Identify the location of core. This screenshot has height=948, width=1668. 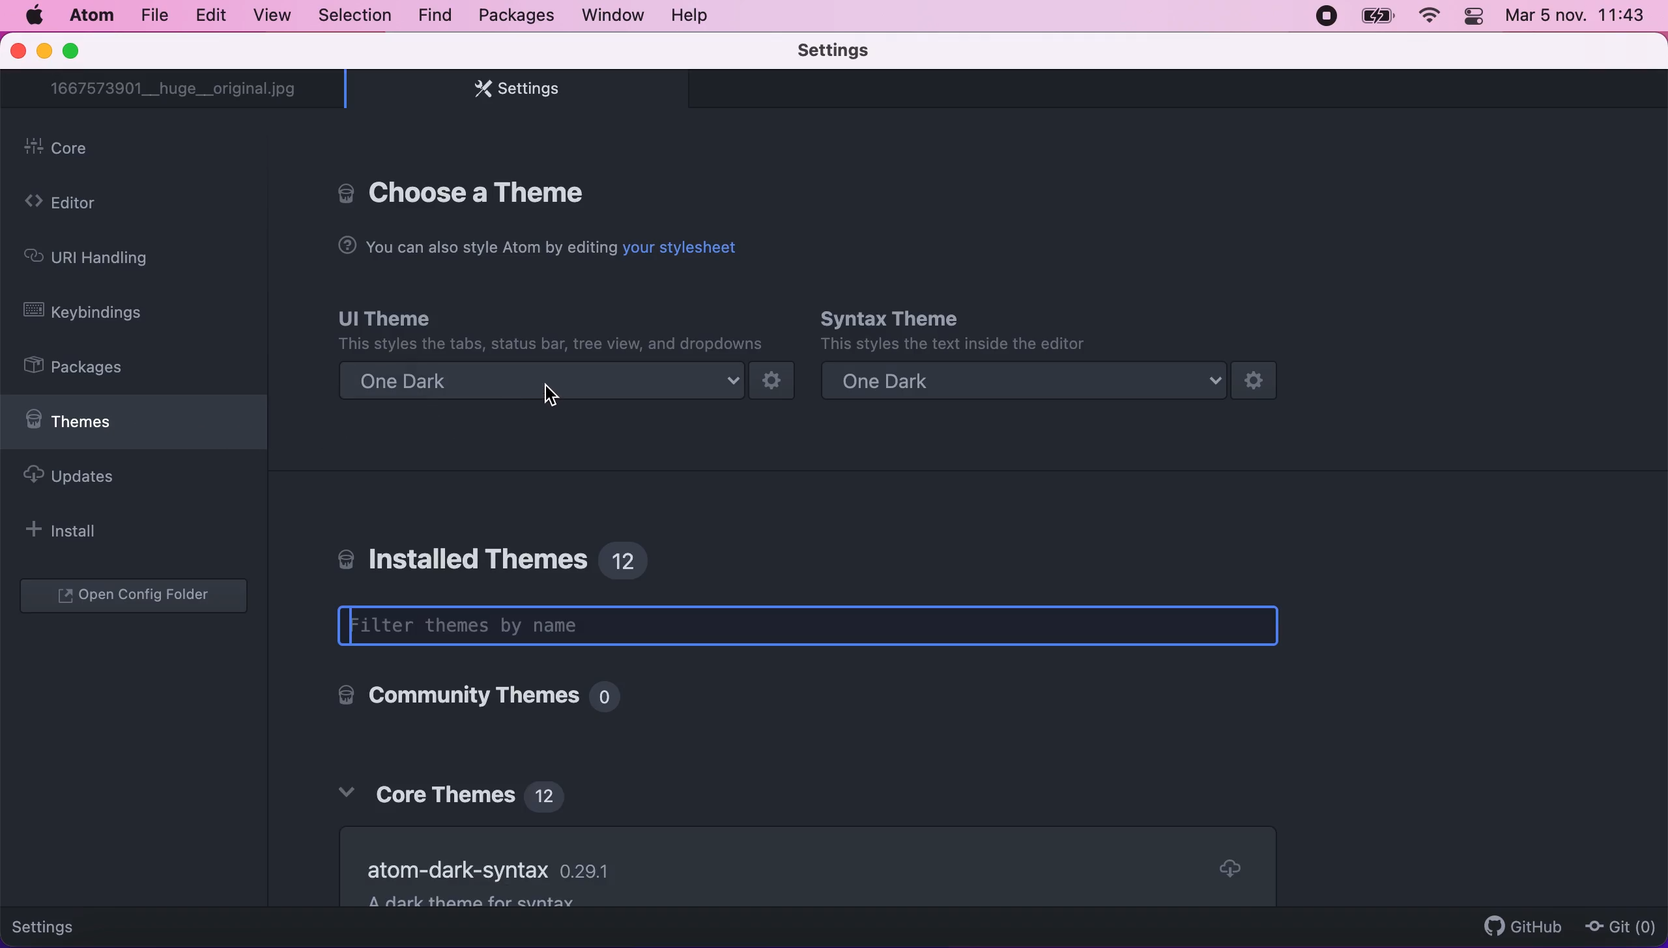
(141, 150).